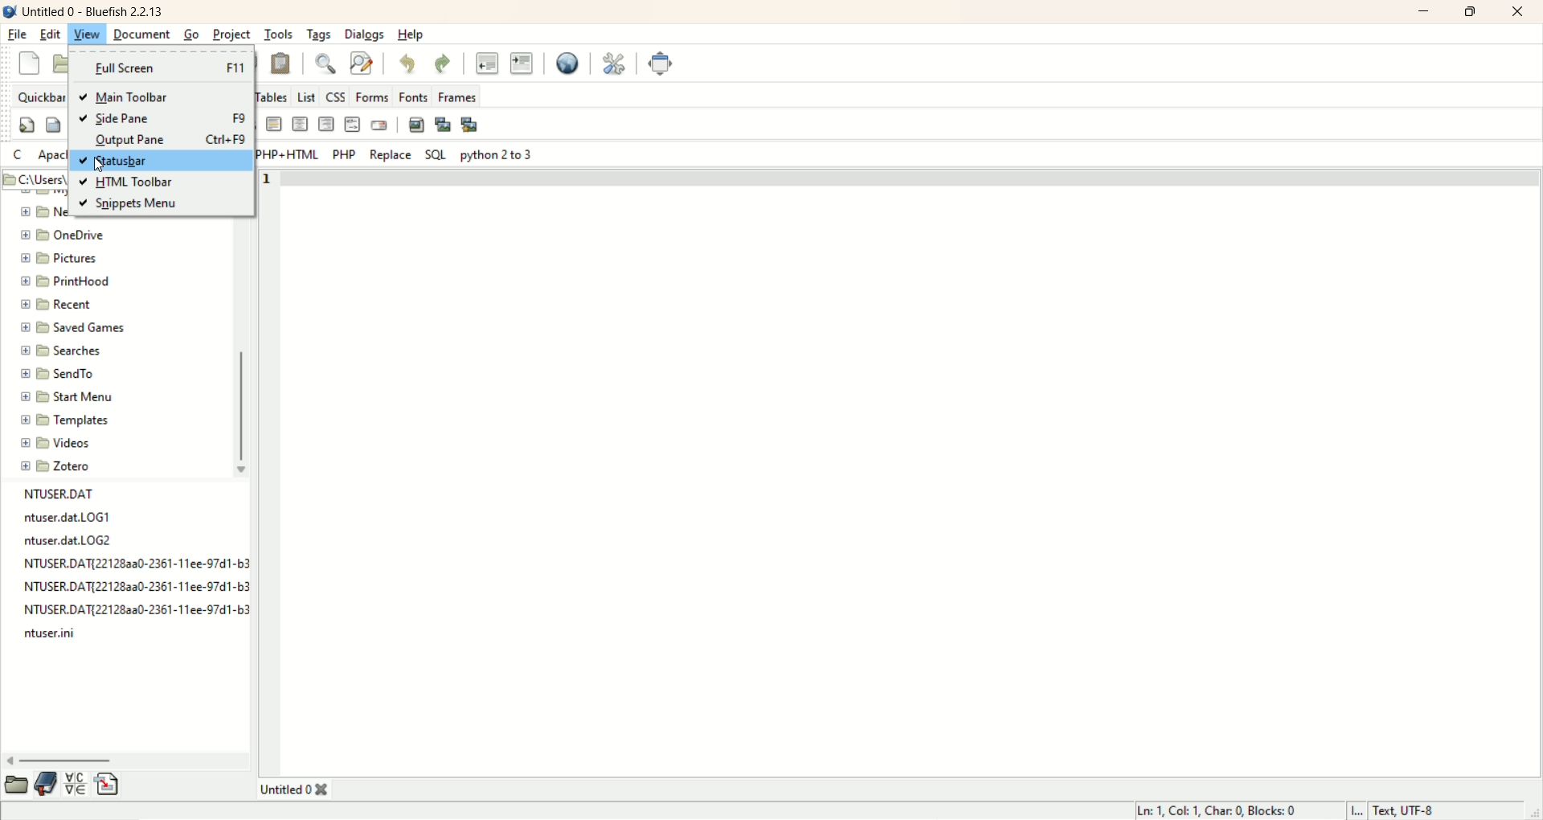  I want to click on vertical scroll bar, so click(239, 334).